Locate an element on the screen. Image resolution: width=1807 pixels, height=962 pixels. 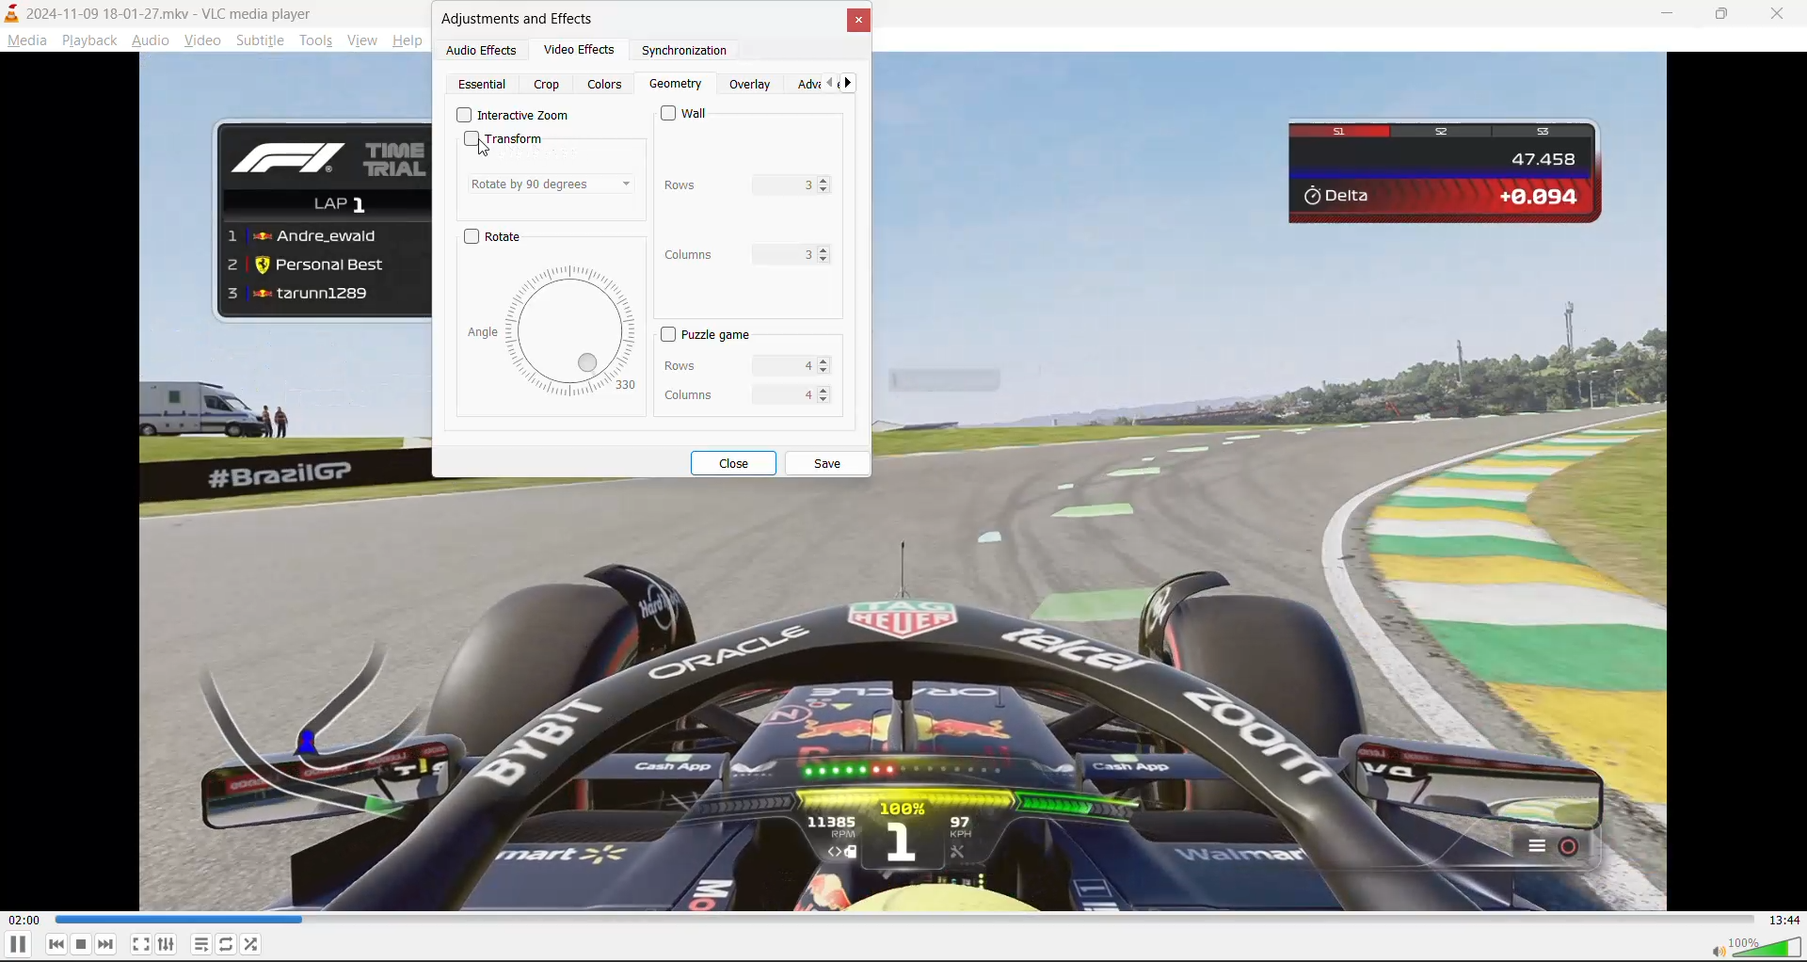
help is located at coordinates (407, 44).